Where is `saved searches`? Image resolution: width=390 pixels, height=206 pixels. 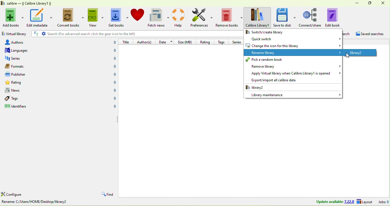
saved searches is located at coordinates (372, 35).